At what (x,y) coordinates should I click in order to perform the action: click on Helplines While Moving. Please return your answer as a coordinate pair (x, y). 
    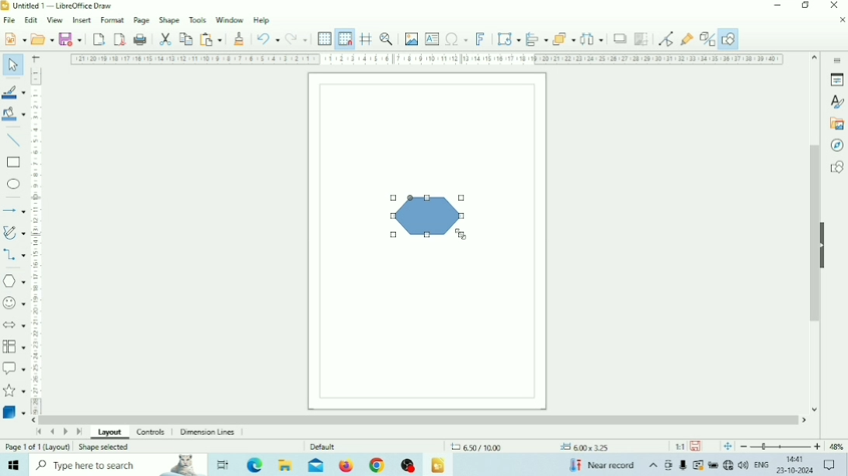
    Looking at the image, I should click on (367, 38).